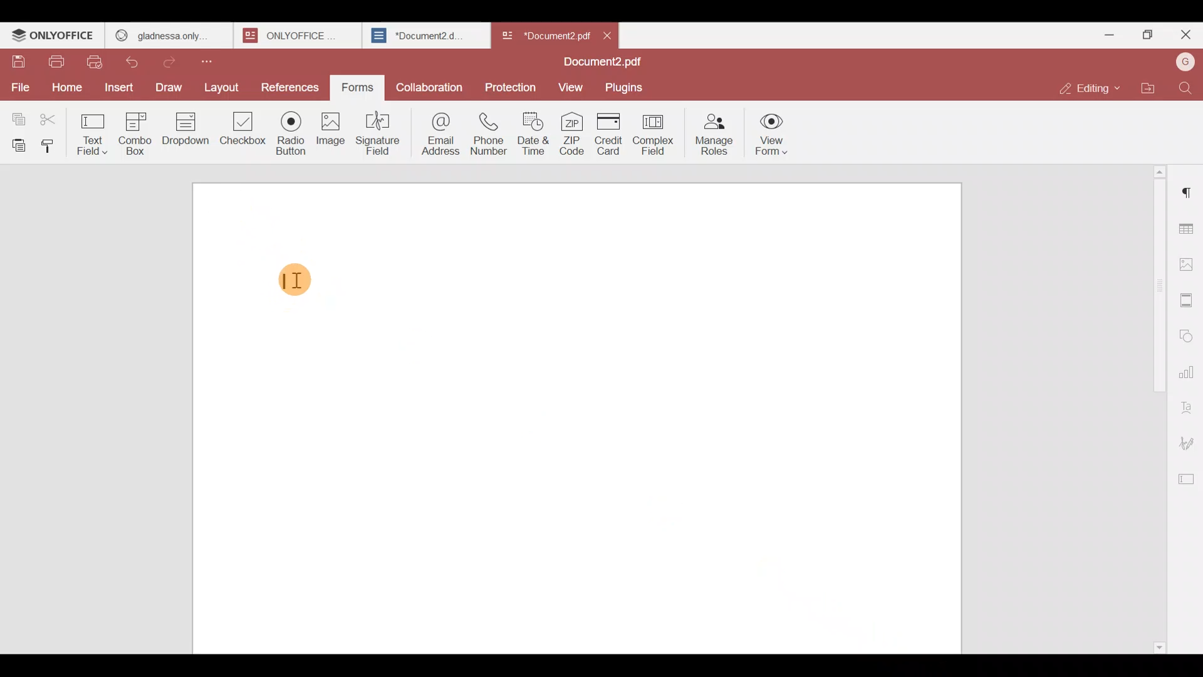 The image size is (1203, 677). I want to click on Form settings, so click(1185, 477).